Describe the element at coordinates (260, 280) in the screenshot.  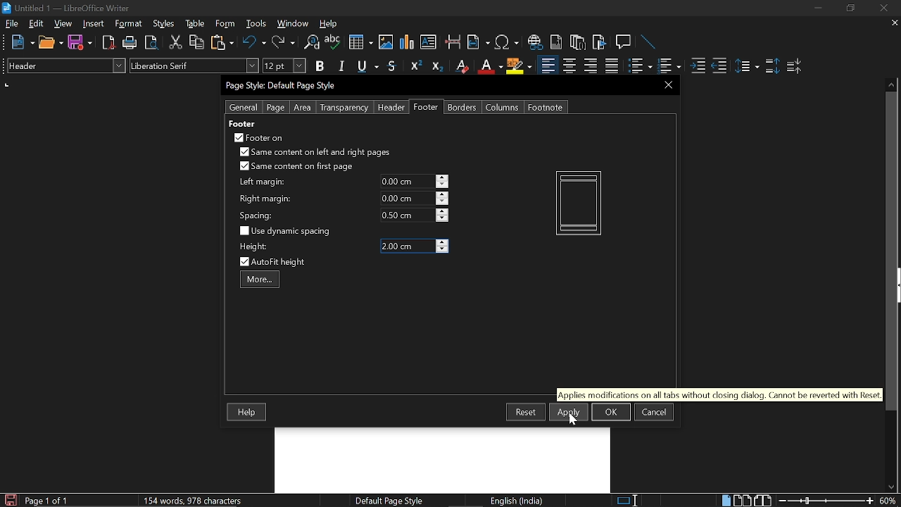
I see `more` at that location.